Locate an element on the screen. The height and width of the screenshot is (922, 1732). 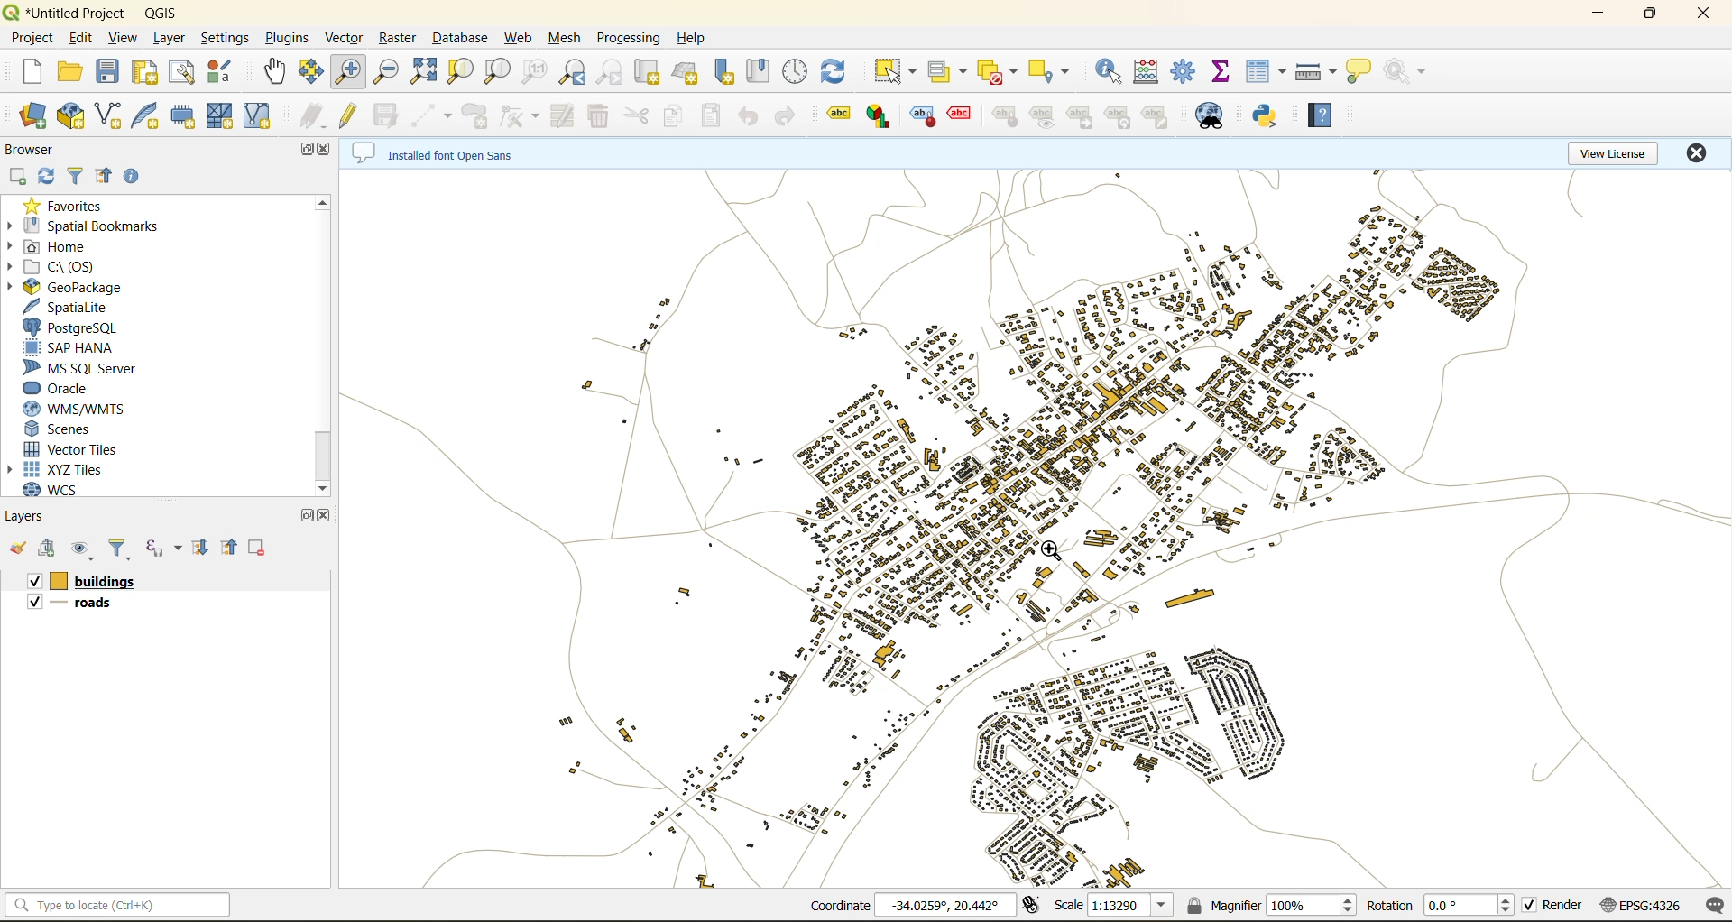
wcs is located at coordinates (53, 489).